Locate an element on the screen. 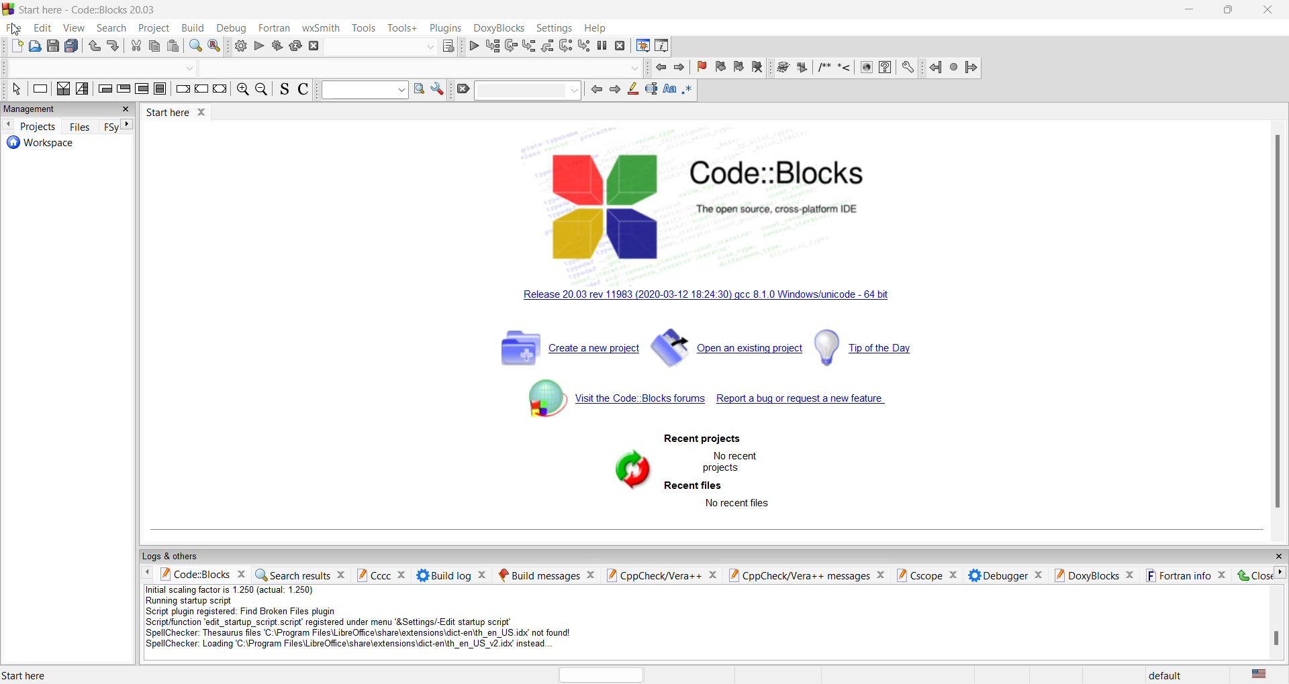 The height and width of the screenshot is (684, 1289). next bookmark is located at coordinates (742, 68).